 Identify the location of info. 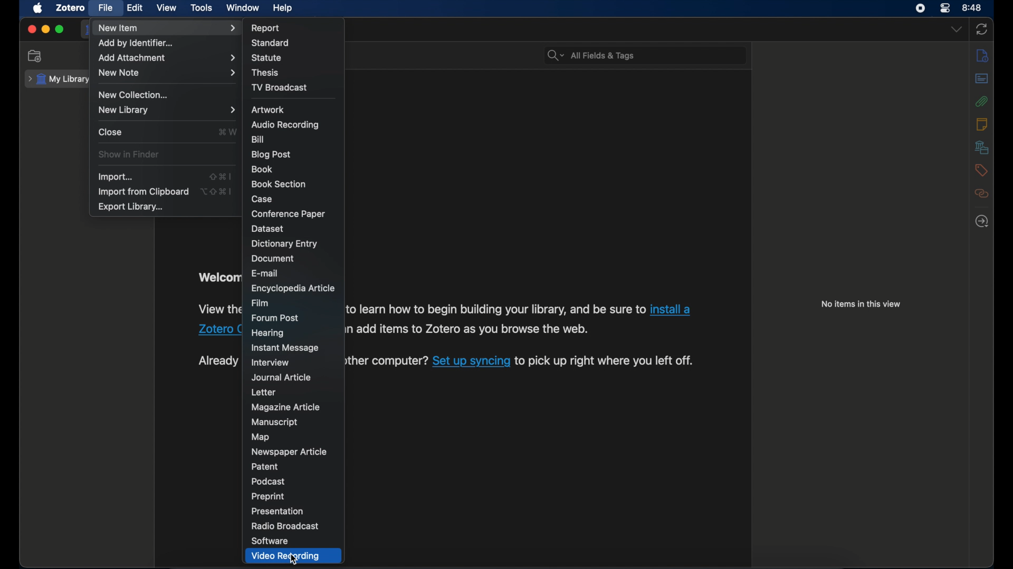
(983, 56).